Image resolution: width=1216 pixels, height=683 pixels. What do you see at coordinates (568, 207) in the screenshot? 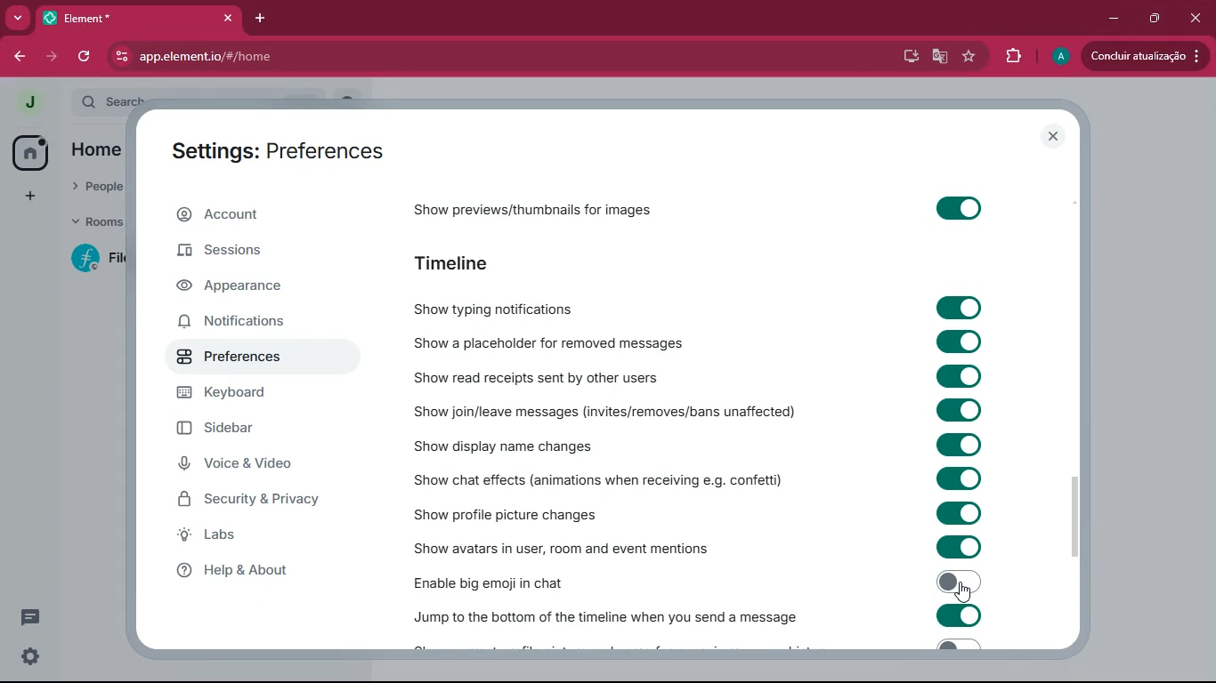
I see `previewsshow previews/thumbnails for images` at bounding box center [568, 207].